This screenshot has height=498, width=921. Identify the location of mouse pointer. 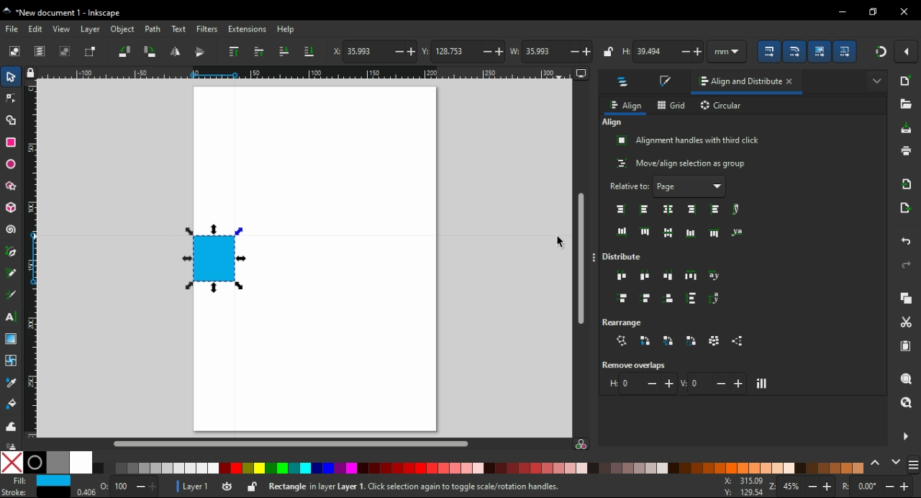
(561, 243).